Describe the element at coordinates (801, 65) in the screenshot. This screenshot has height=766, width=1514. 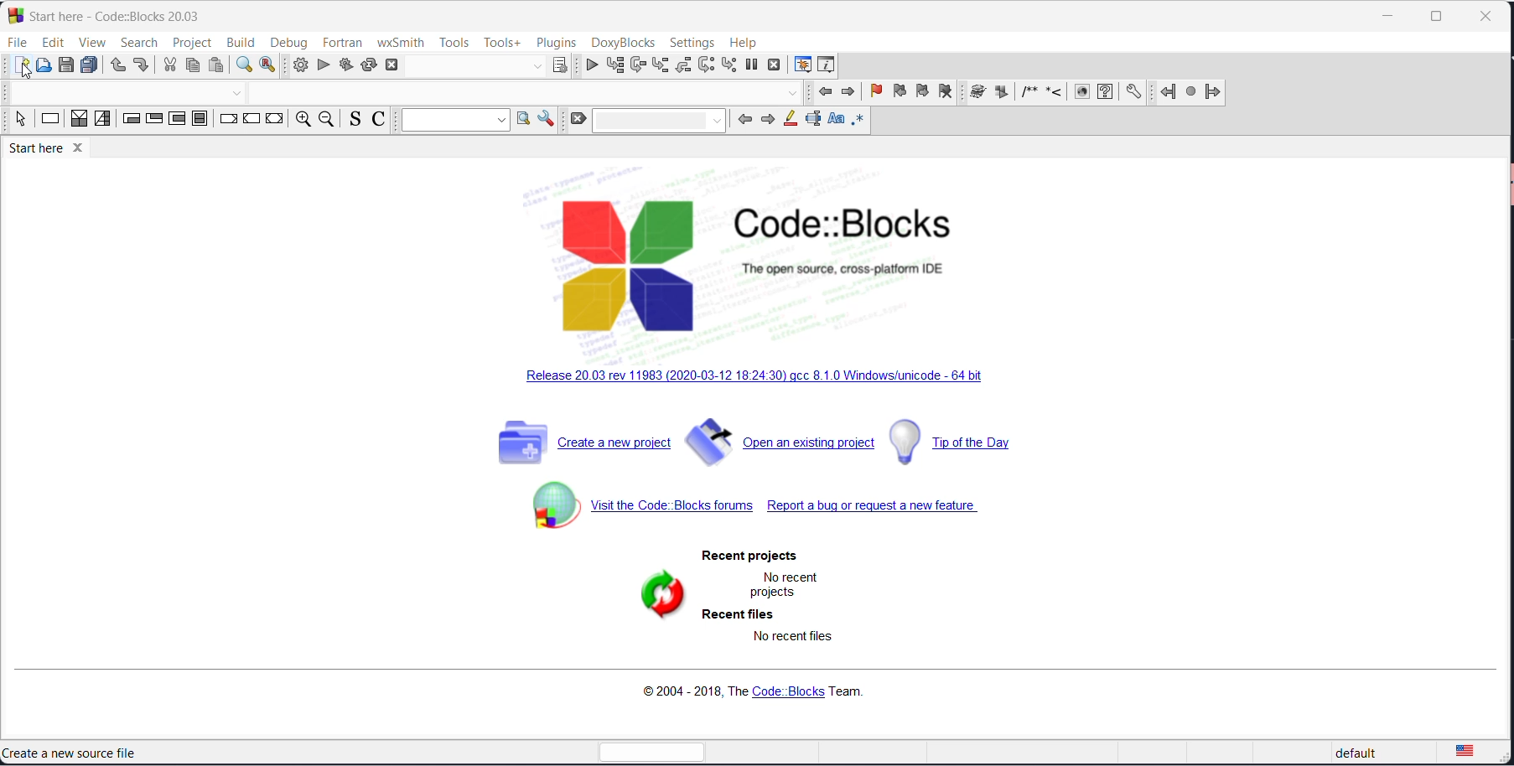
I see `debugging windows` at that location.